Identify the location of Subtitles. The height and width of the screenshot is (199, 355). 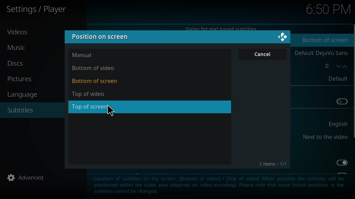
(31, 109).